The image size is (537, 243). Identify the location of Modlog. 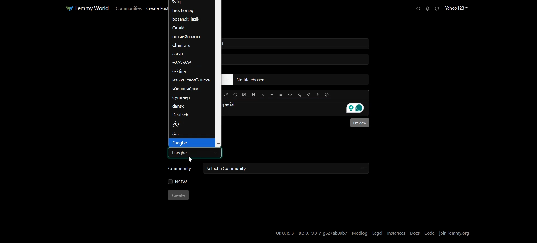
(360, 233).